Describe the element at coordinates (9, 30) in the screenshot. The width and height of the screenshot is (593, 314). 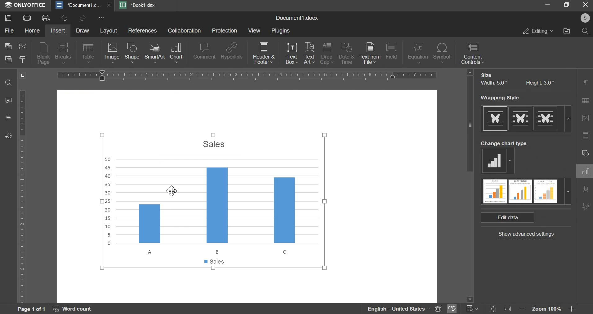
I see `file` at that location.